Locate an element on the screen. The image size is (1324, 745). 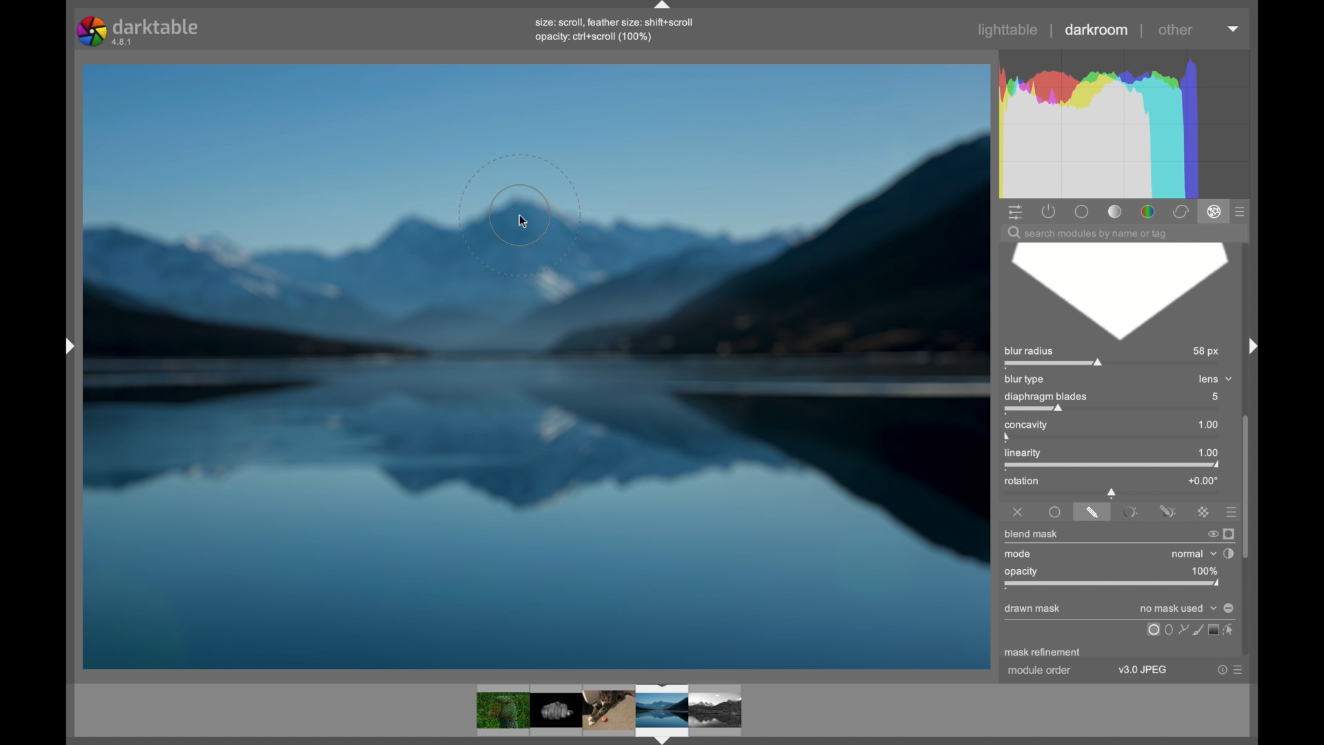
darktable is located at coordinates (137, 30).